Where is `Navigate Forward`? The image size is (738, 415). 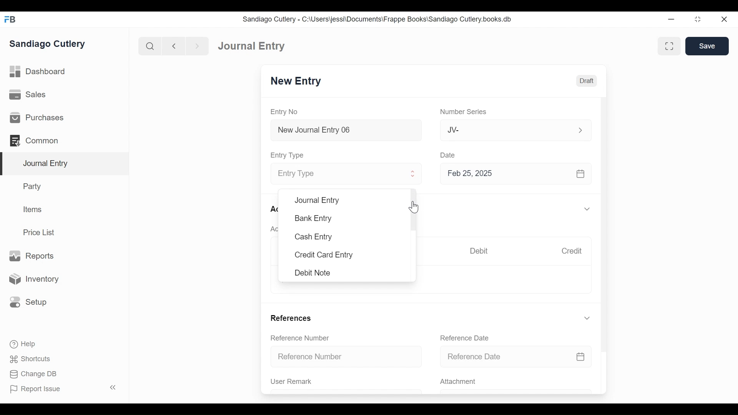 Navigate Forward is located at coordinates (198, 46).